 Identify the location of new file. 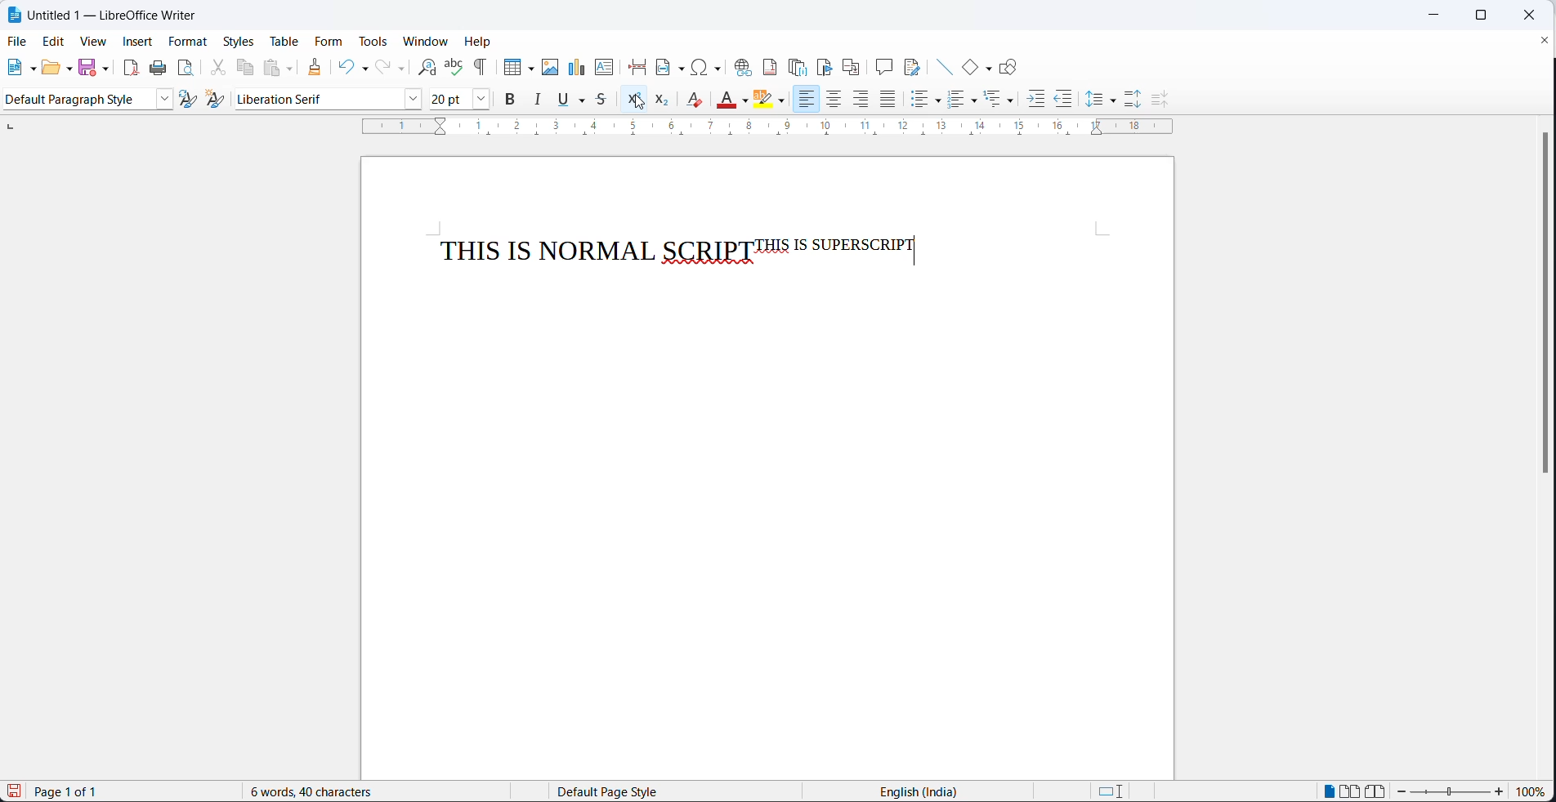
(11, 69).